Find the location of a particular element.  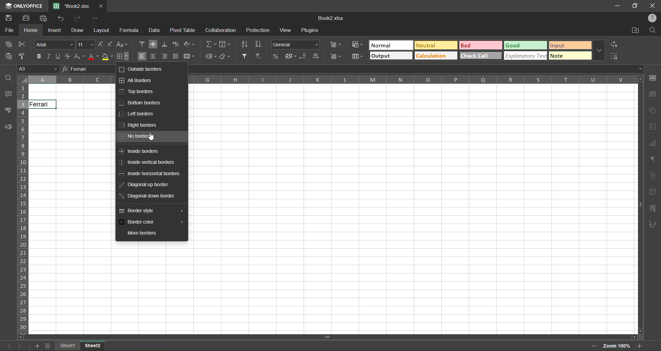

spellcheck is located at coordinates (7, 110).